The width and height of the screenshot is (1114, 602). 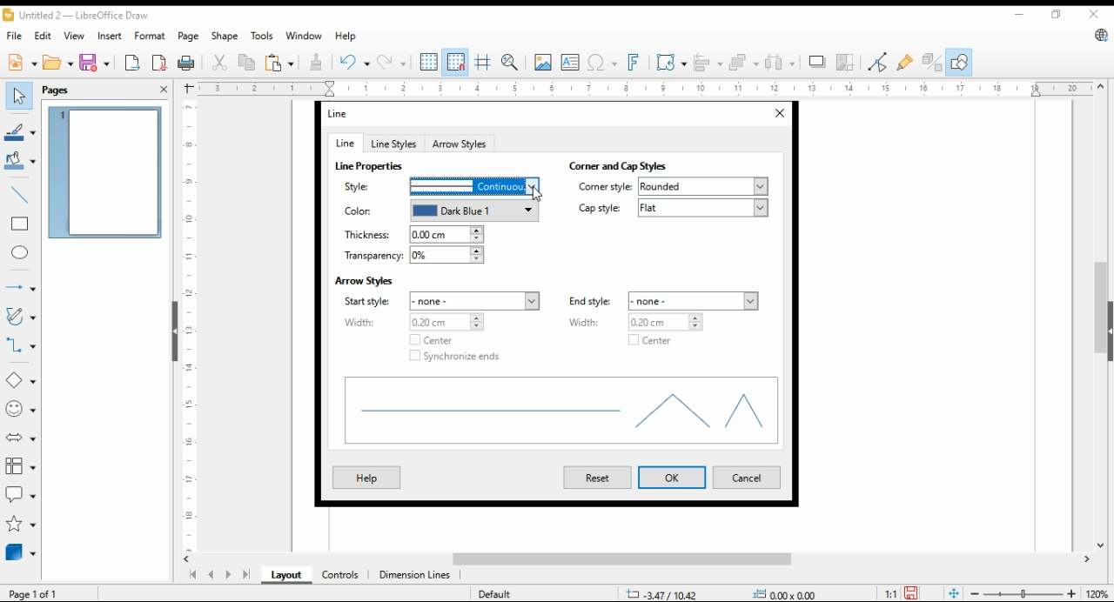 I want to click on layout, so click(x=287, y=575).